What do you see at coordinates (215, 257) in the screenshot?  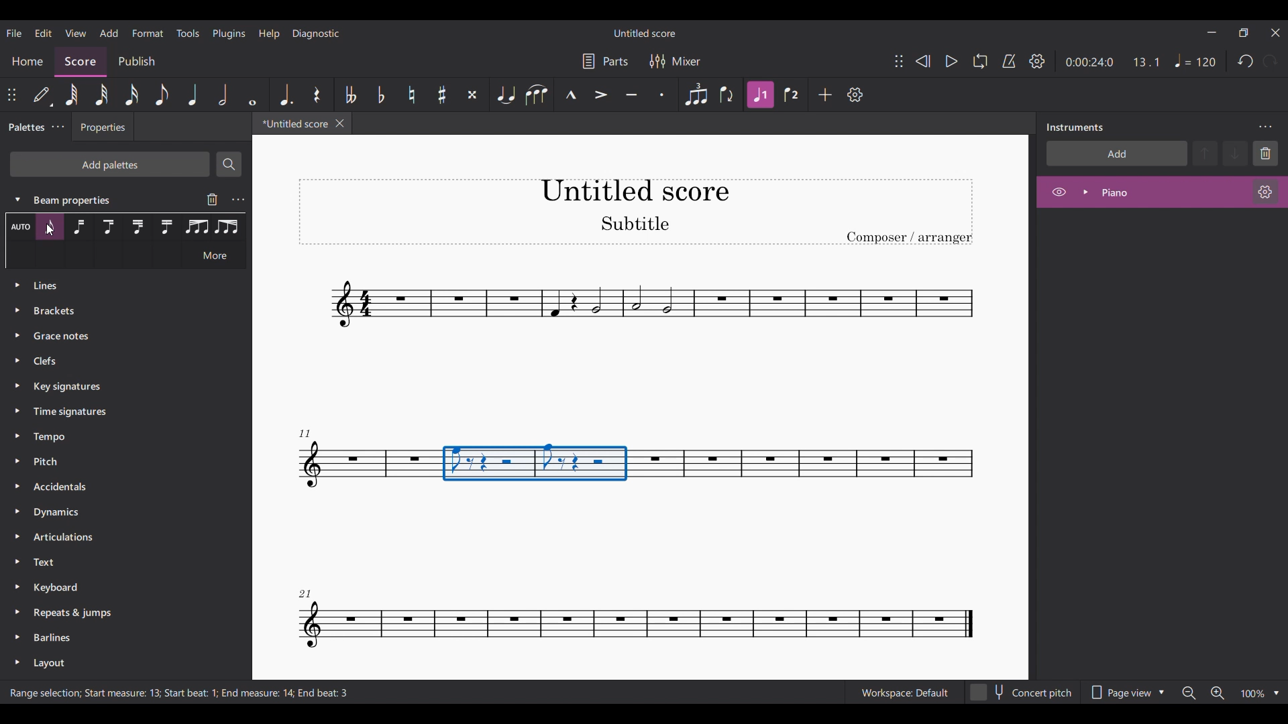 I see `More` at bounding box center [215, 257].